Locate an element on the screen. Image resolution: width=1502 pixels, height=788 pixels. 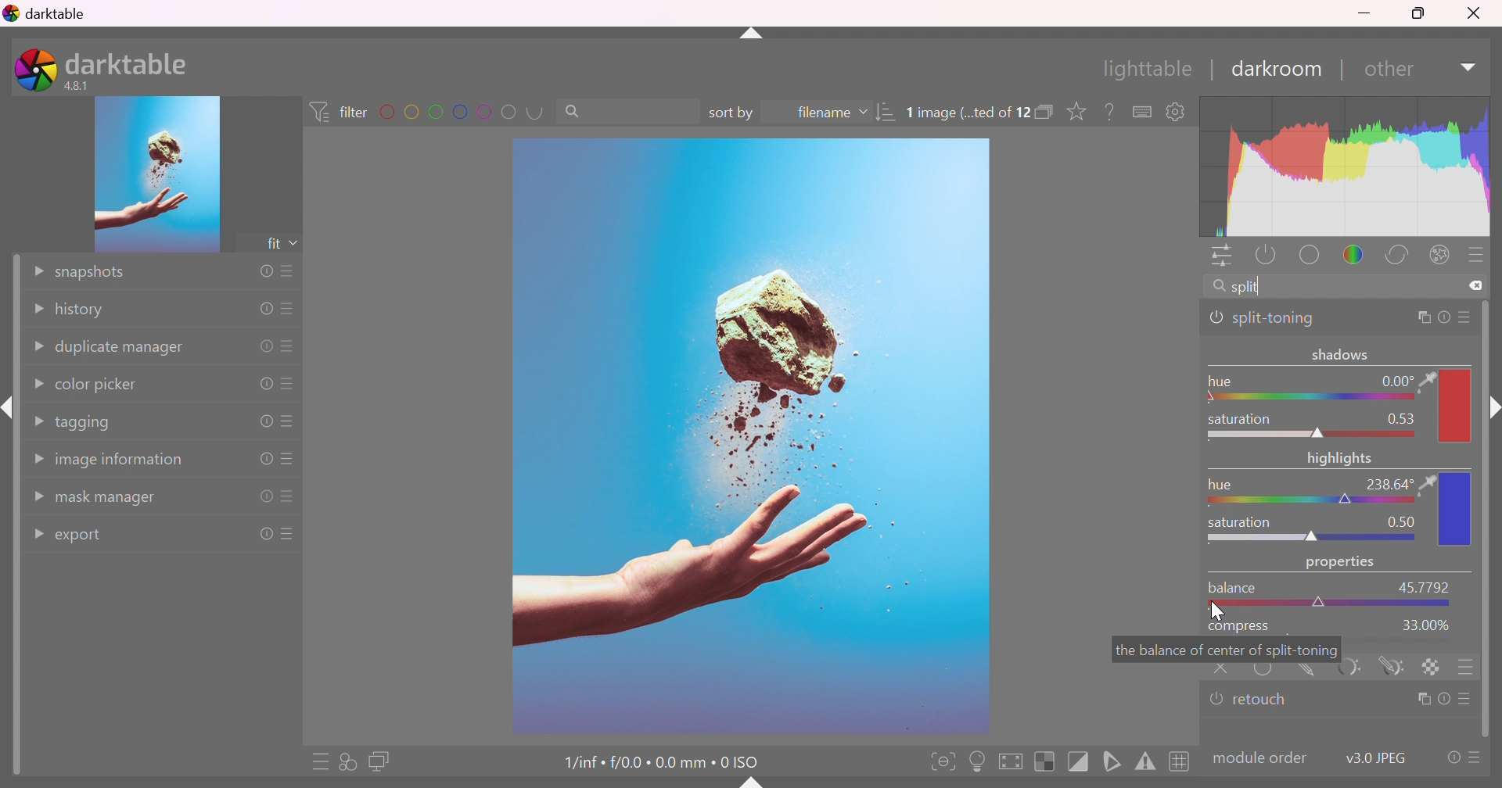
toggle clipping indication is located at coordinates (1079, 762).